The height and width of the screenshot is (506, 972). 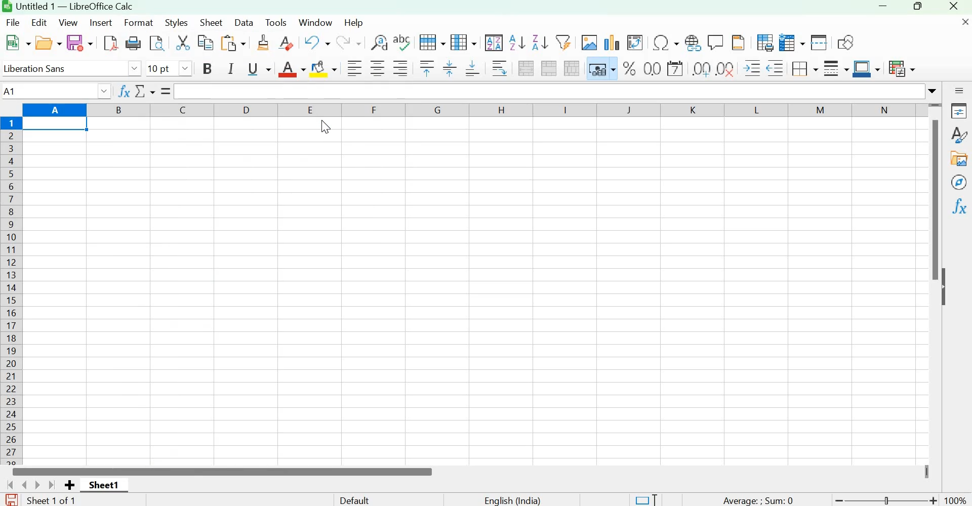 I want to click on bold, so click(x=208, y=68).